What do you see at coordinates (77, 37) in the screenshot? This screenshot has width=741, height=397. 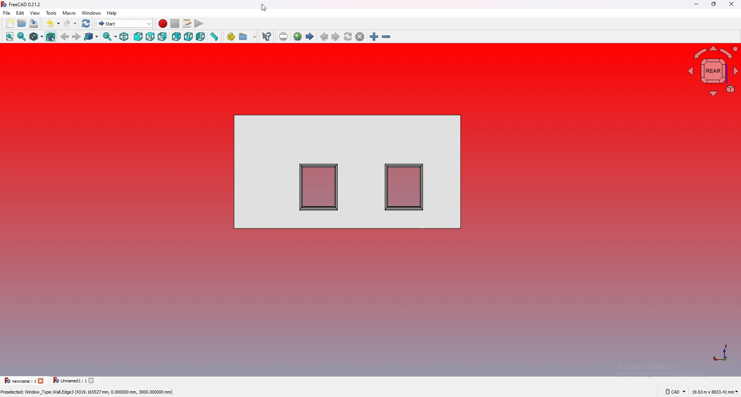 I see `forward` at bounding box center [77, 37].